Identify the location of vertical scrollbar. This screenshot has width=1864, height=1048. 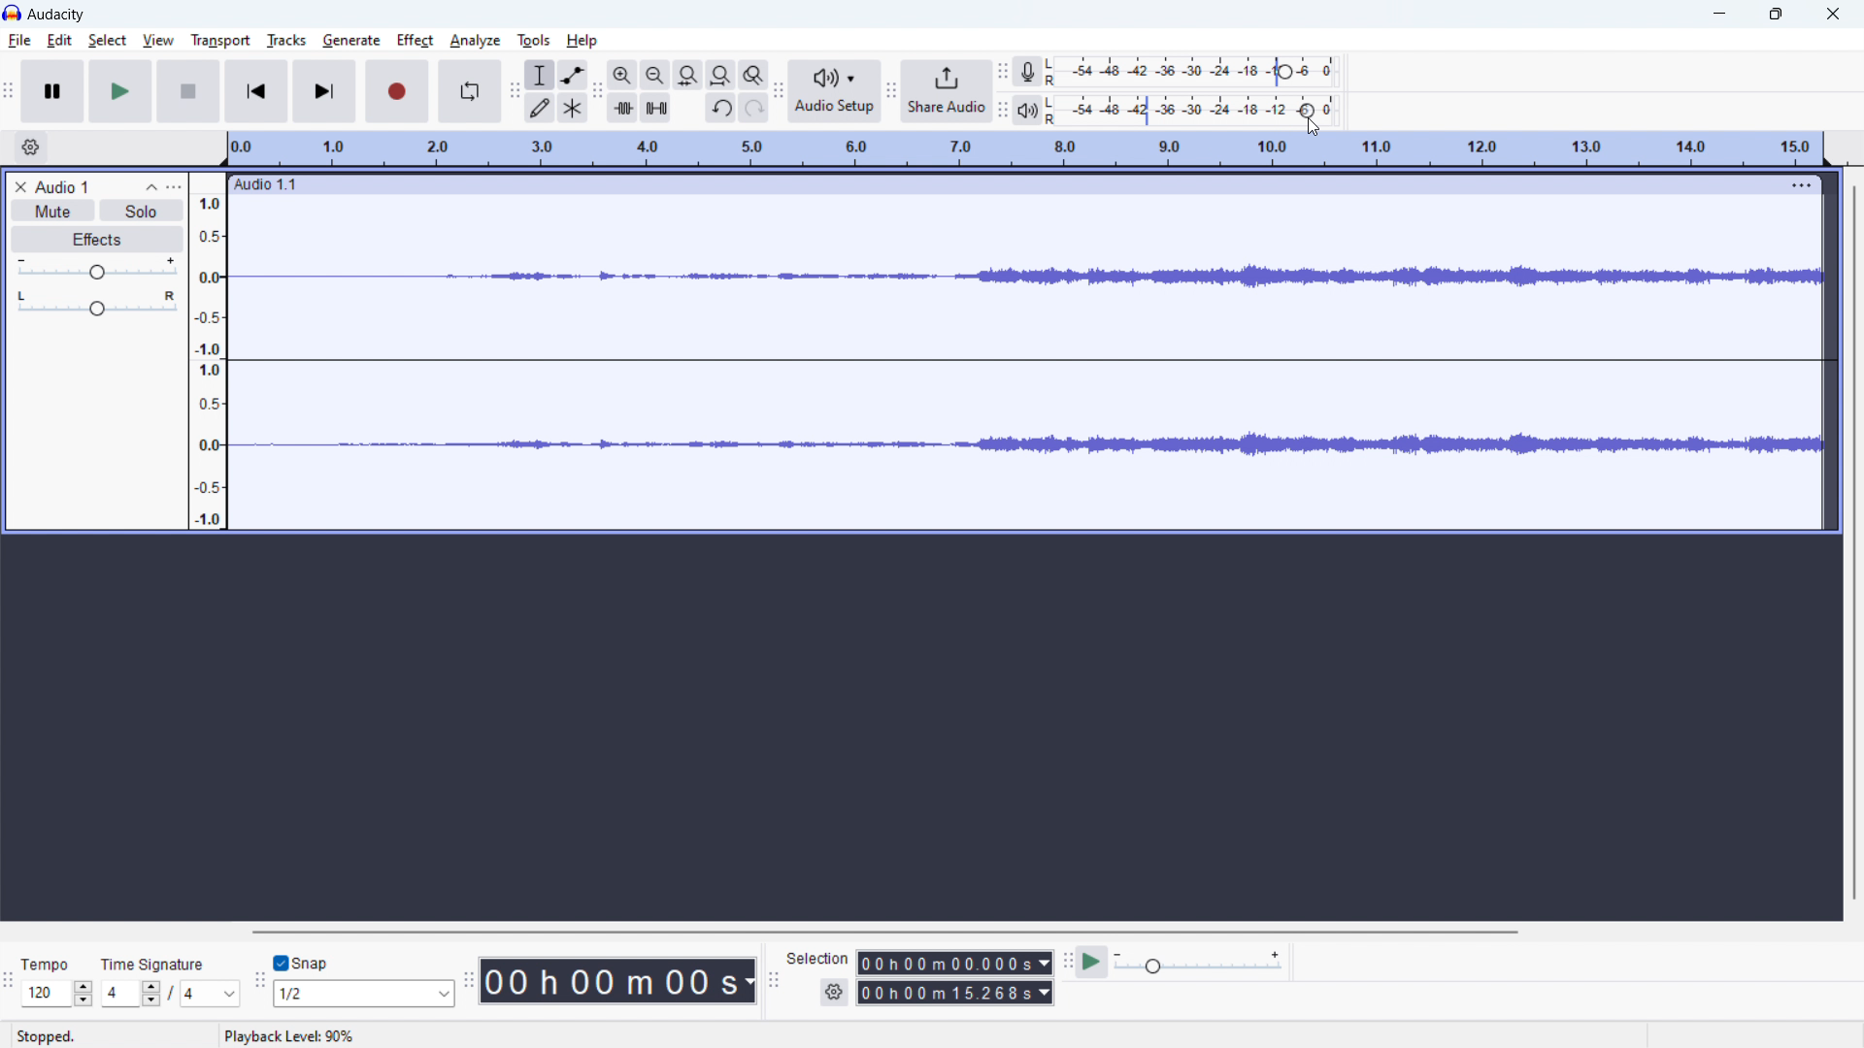
(1852, 540).